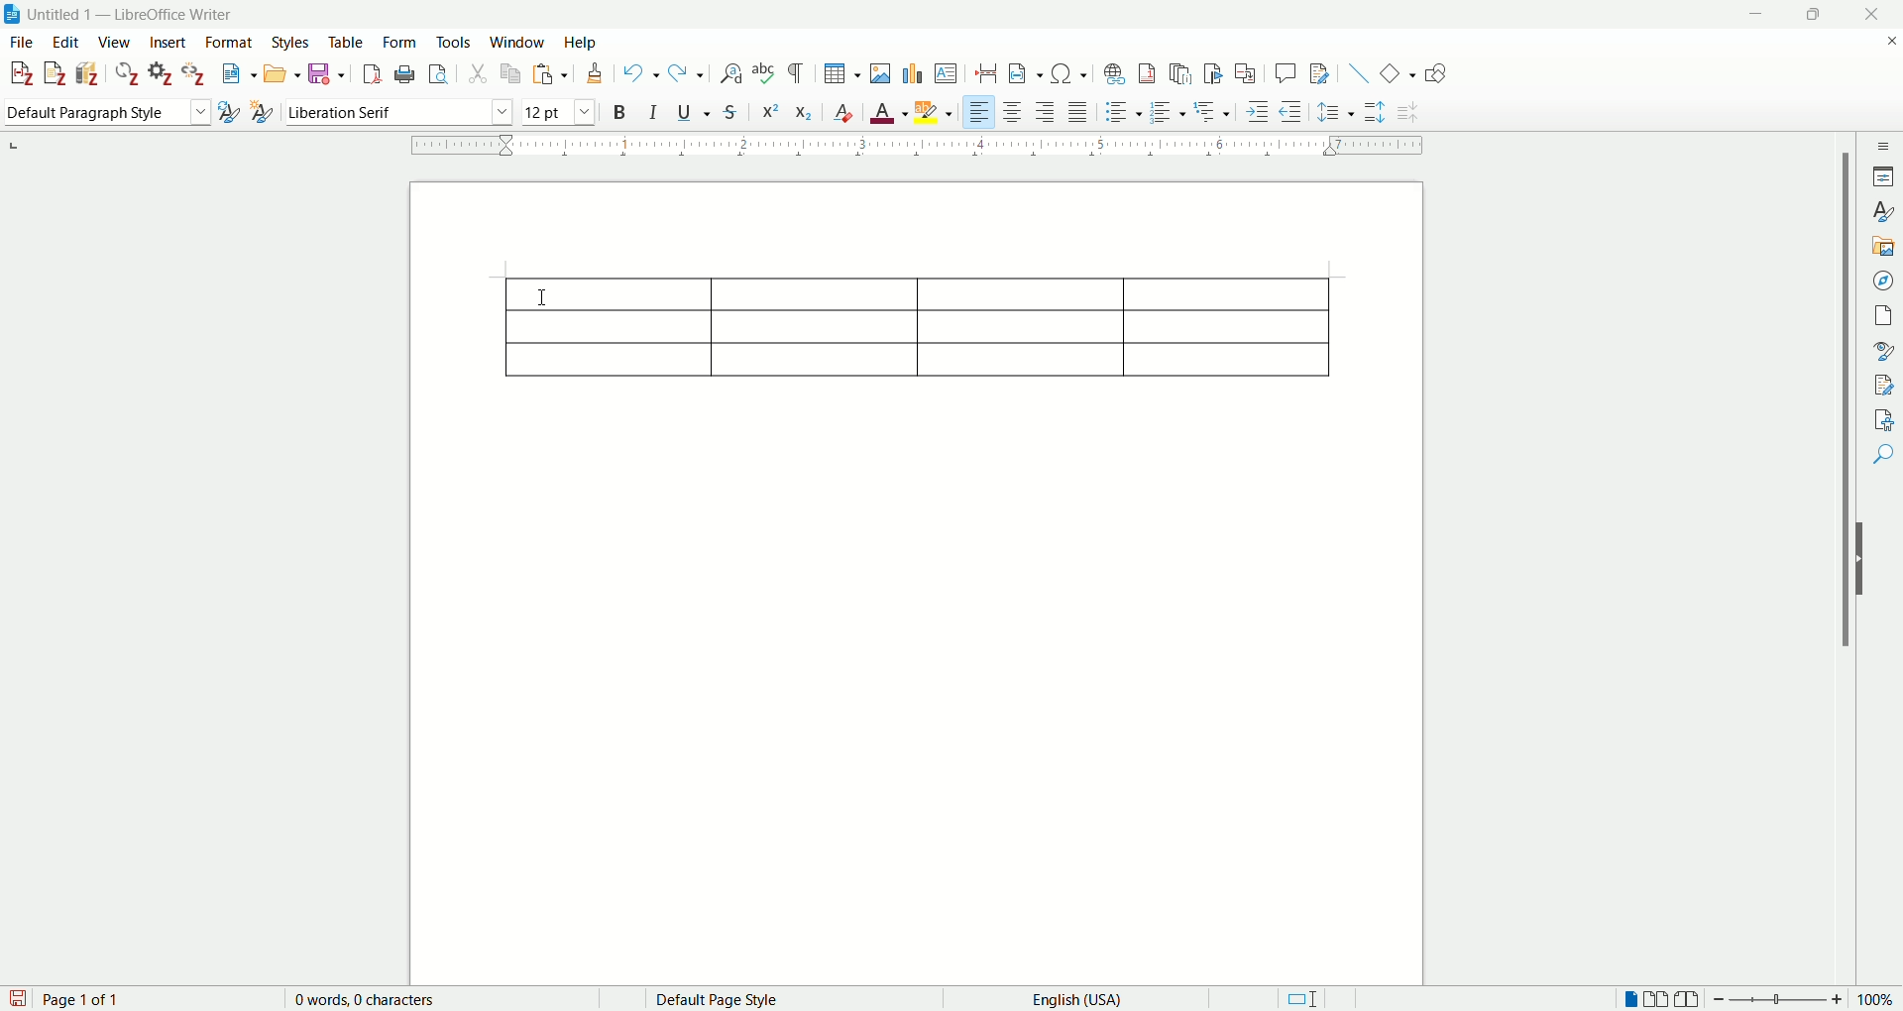 Image resolution: width=1903 pixels, height=1011 pixels. I want to click on justified, so click(1076, 115).